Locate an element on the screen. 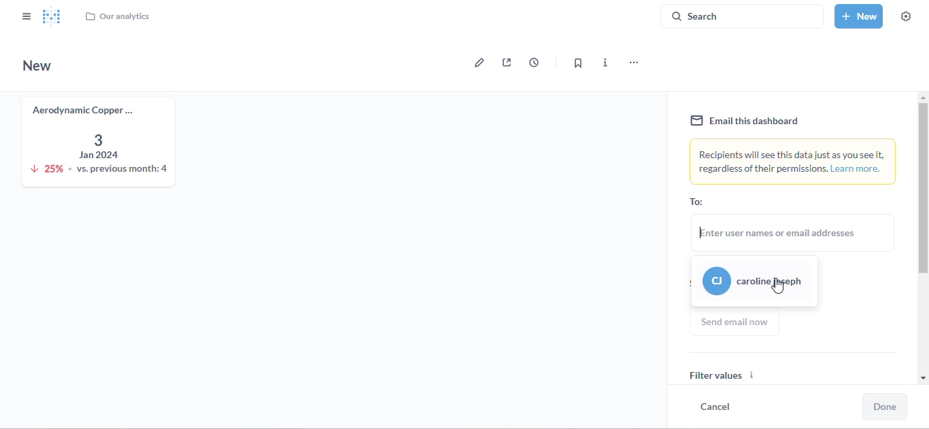 This screenshot has height=429, width=929. scrollbar is located at coordinates (922, 236).